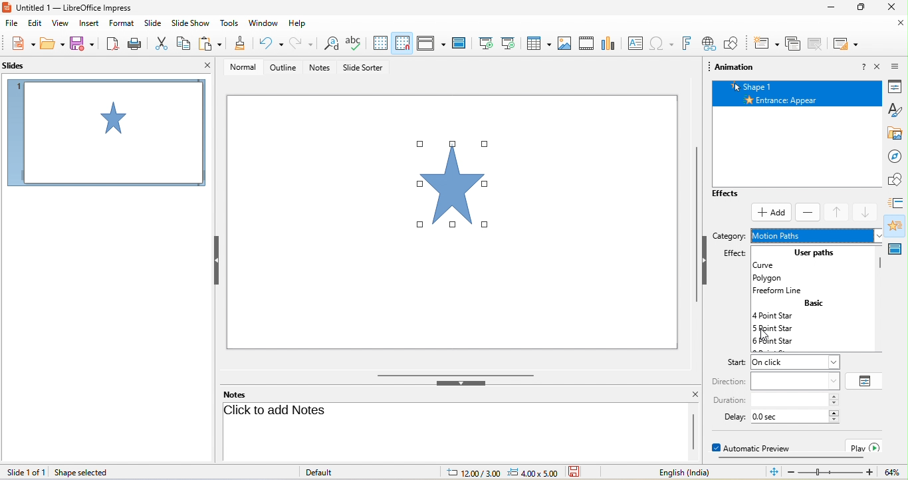  What do you see at coordinates (774, 473) in the screenshot?
I see `fit slide to current window` at bounding box center [774, 473].